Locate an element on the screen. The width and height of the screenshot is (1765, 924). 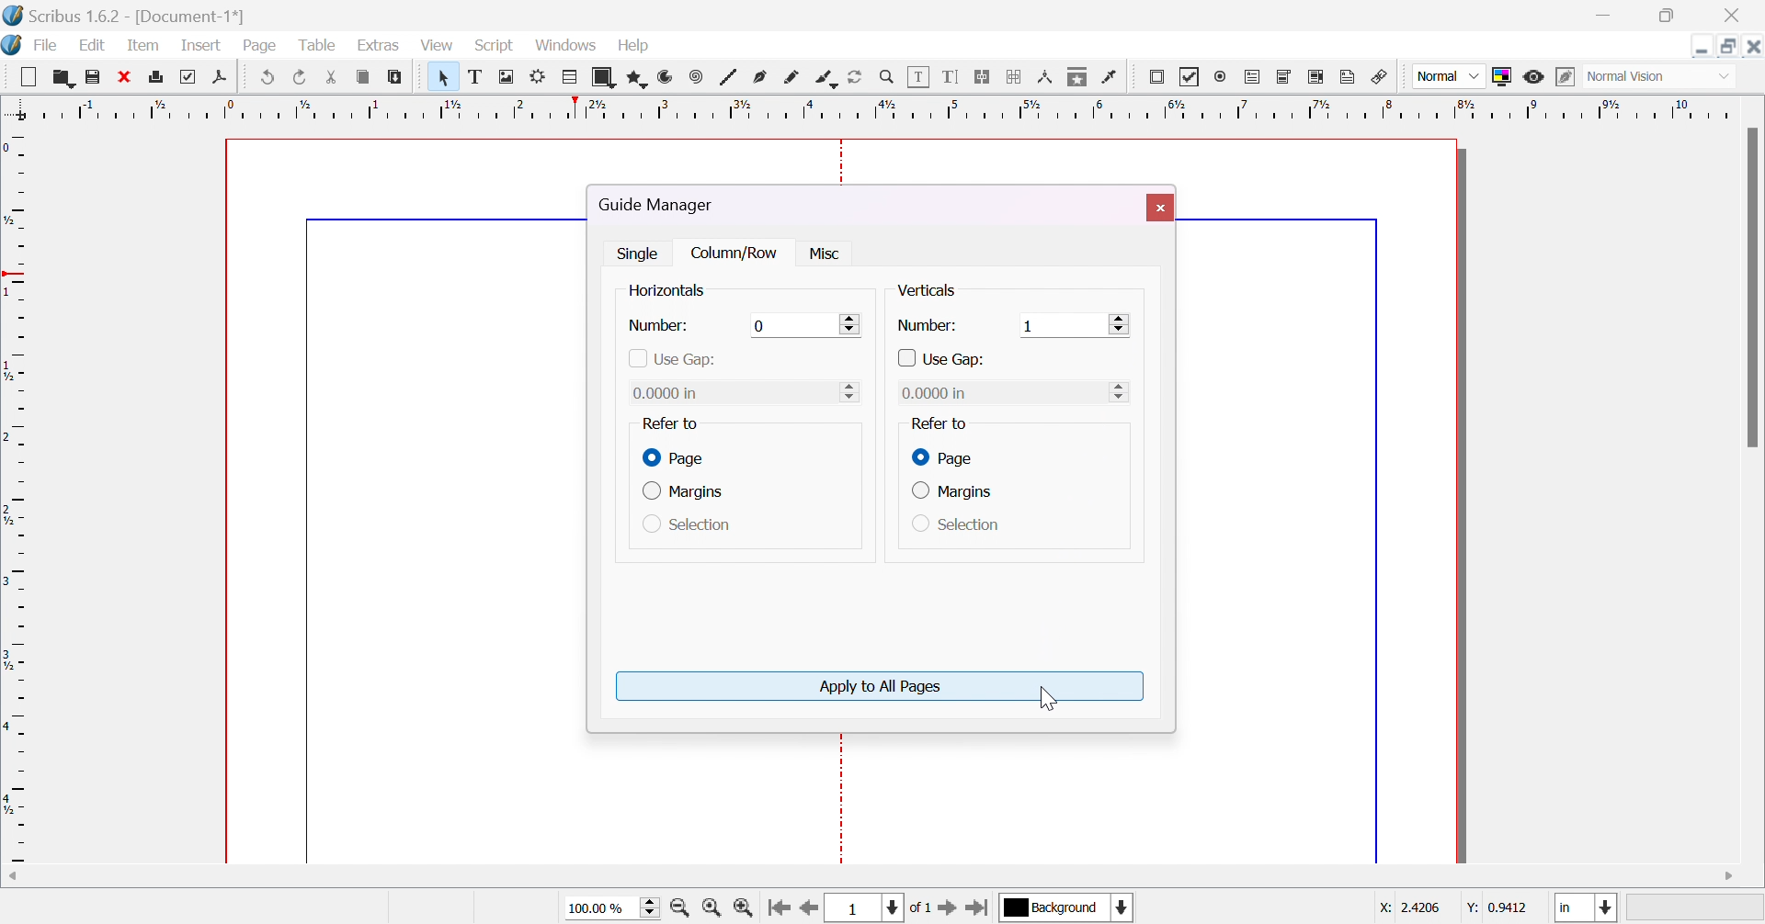
select current size is located at coordinates (611, 906).